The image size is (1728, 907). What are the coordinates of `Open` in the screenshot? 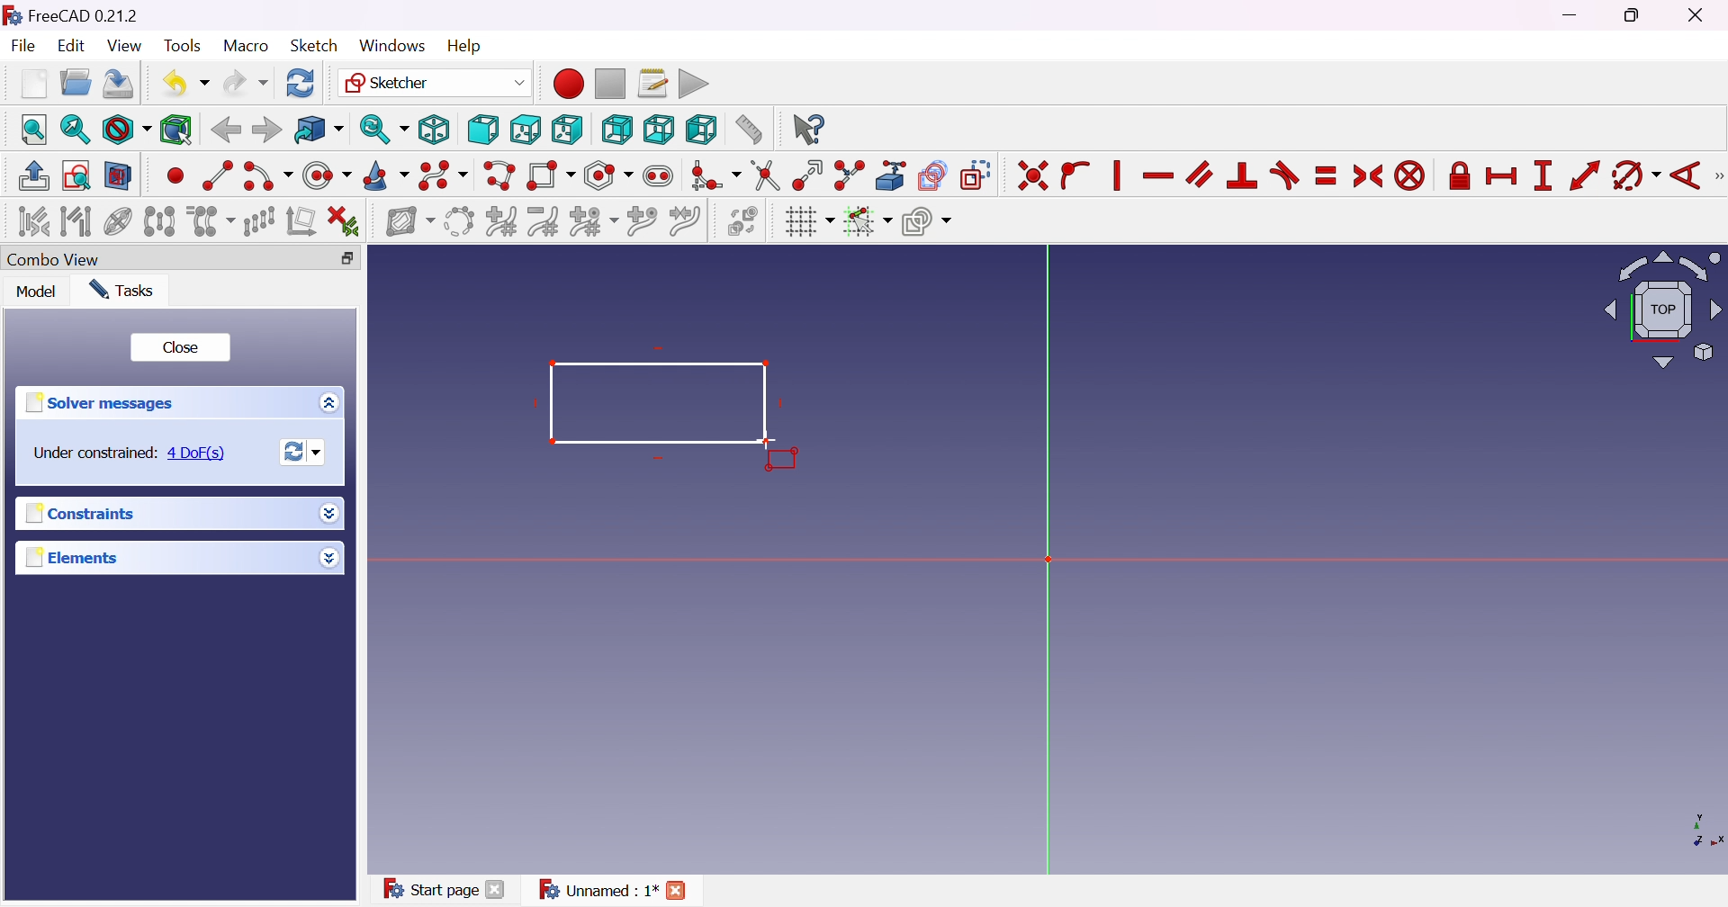 It's located at (75, 83).